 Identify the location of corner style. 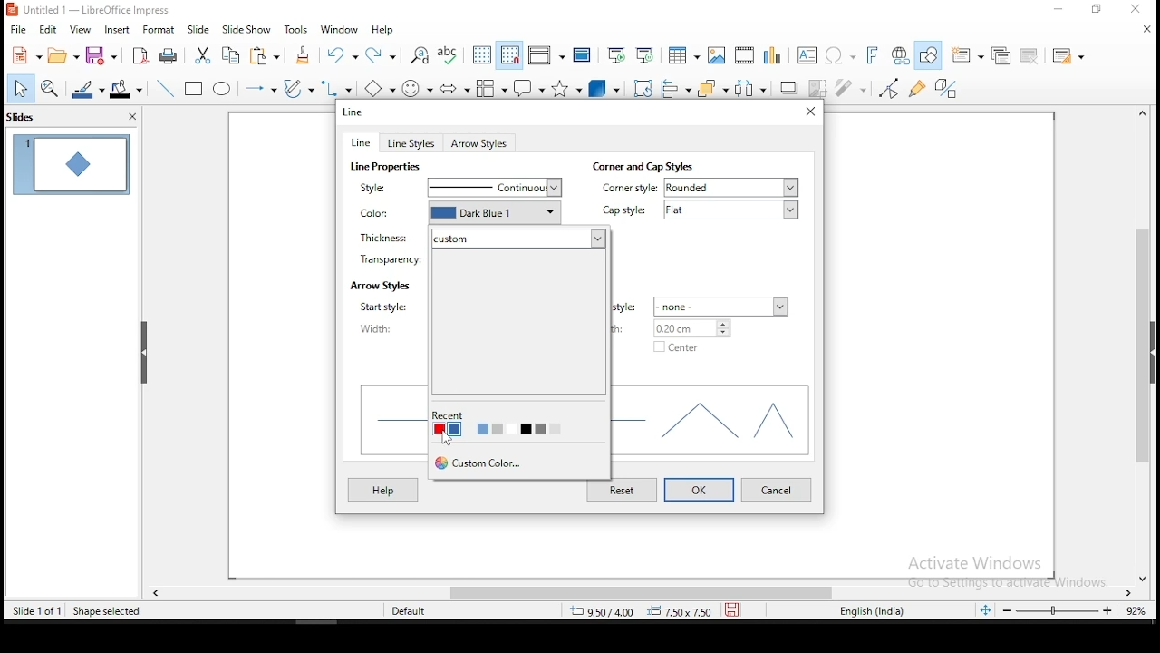
(629, 188).